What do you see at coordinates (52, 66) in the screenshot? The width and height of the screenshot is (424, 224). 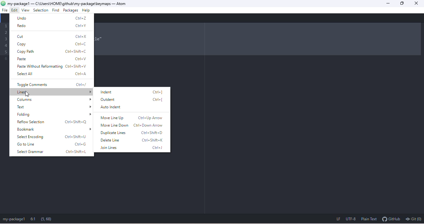 I see `paste without reforming ` at bounding box center [52, 66].